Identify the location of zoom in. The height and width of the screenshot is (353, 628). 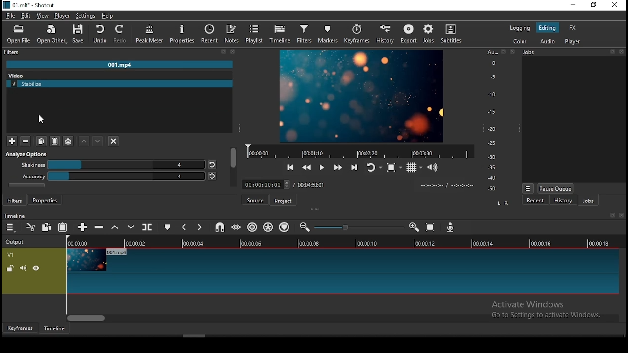
(12, 141).